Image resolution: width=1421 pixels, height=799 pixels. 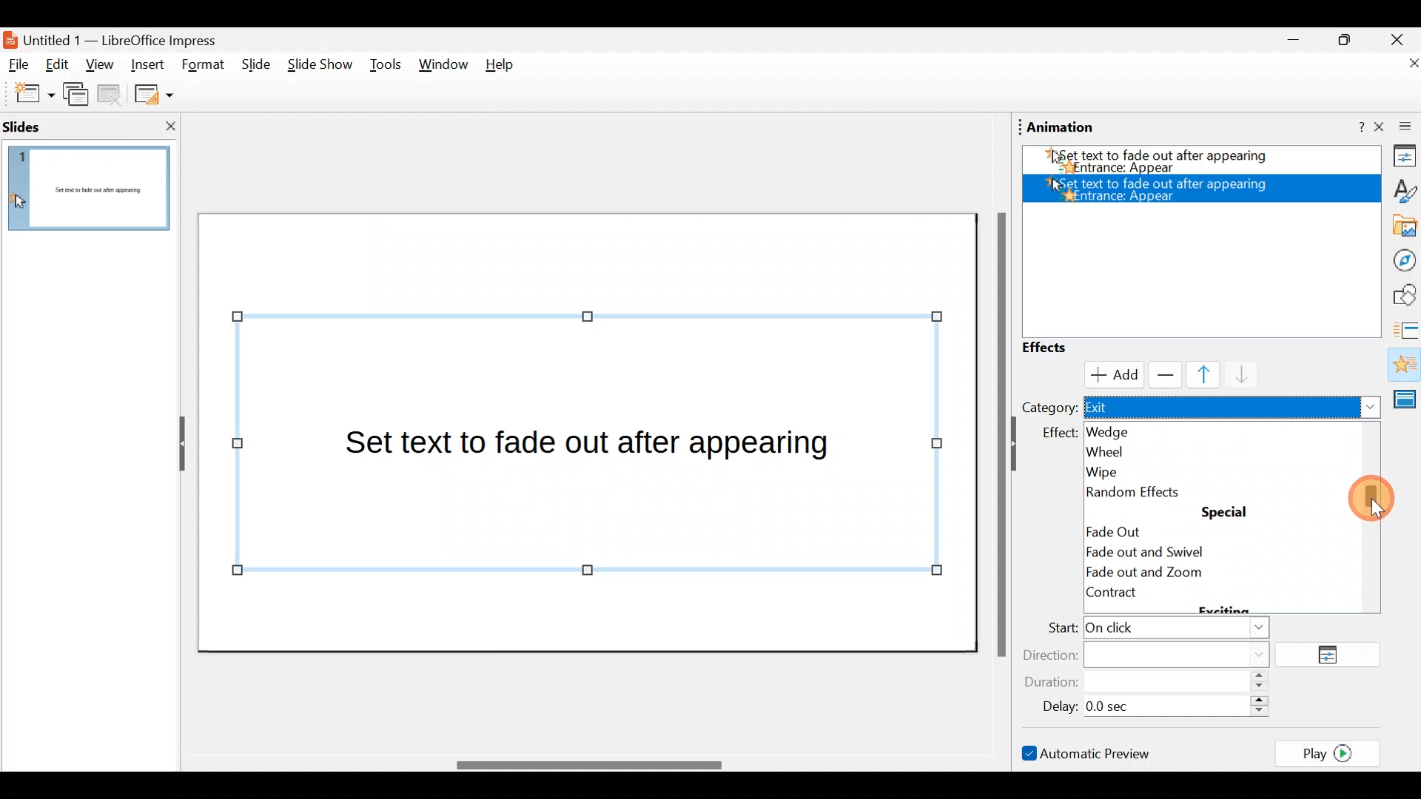 What do you see at coordinates (1089, 752) in the screenshot?
I see `Automatic preview` at bounding box center [1089, 752].